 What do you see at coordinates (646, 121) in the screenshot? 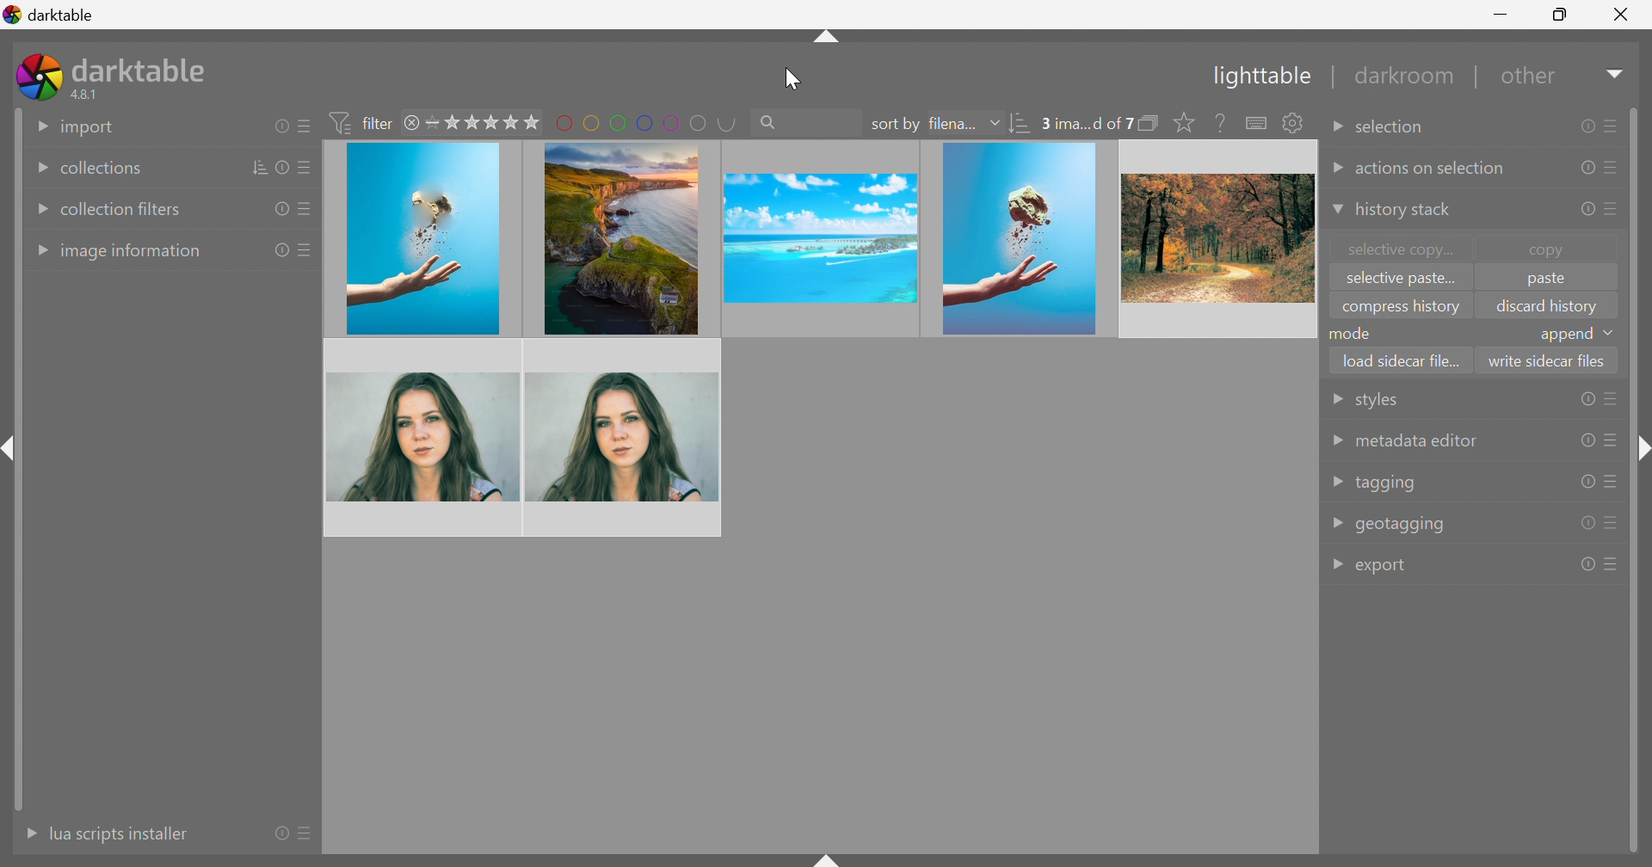
I see `filter by images color label` at bounding box center [646, 121].